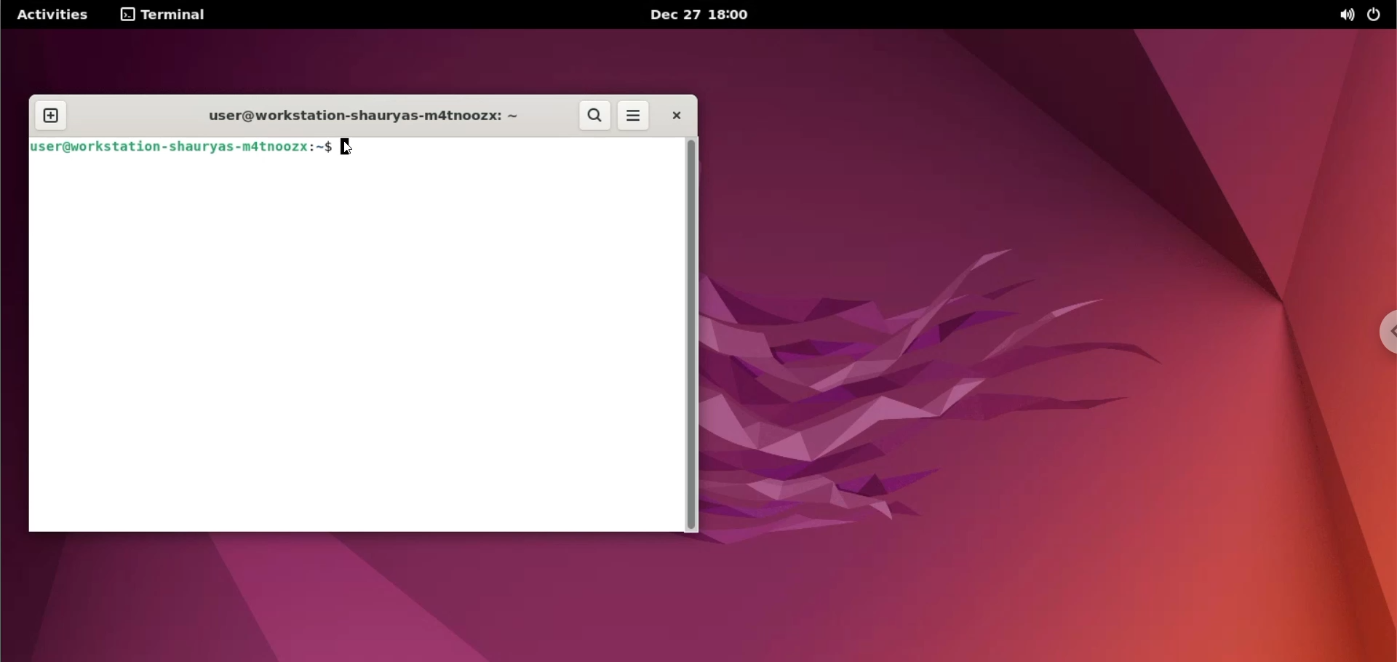 The height and width of the screenshot is (662, 1397). Describe the element at coordinates (51, 116) in the screenshot. I see `new tab` at that location.